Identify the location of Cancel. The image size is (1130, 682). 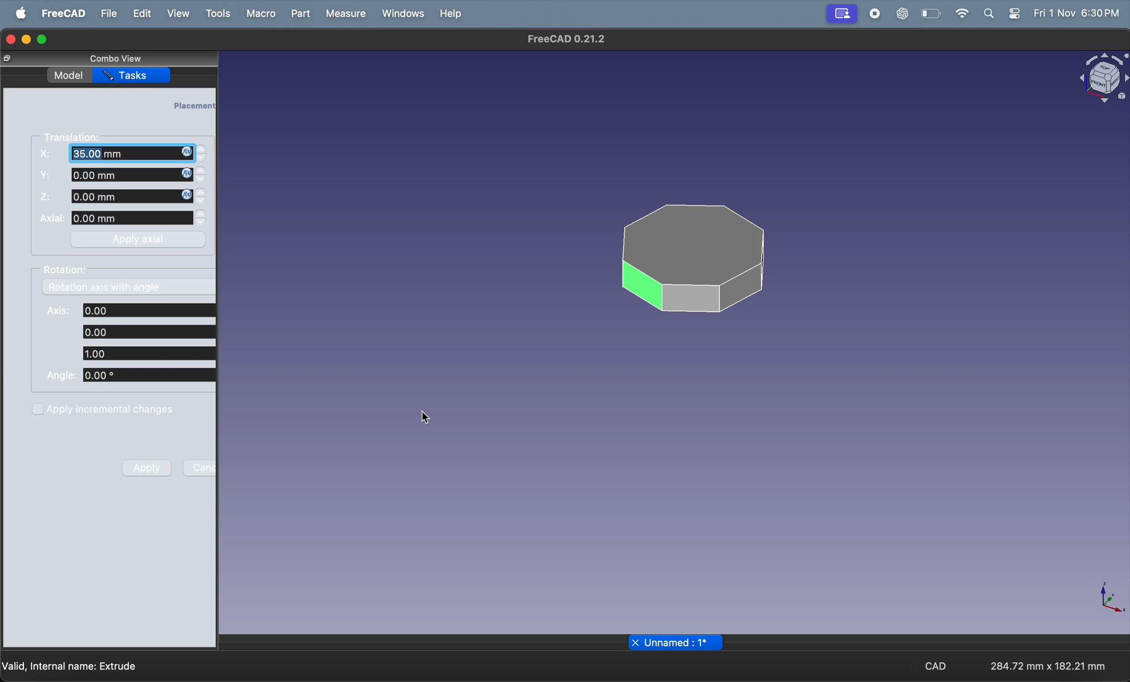
(200, 467).